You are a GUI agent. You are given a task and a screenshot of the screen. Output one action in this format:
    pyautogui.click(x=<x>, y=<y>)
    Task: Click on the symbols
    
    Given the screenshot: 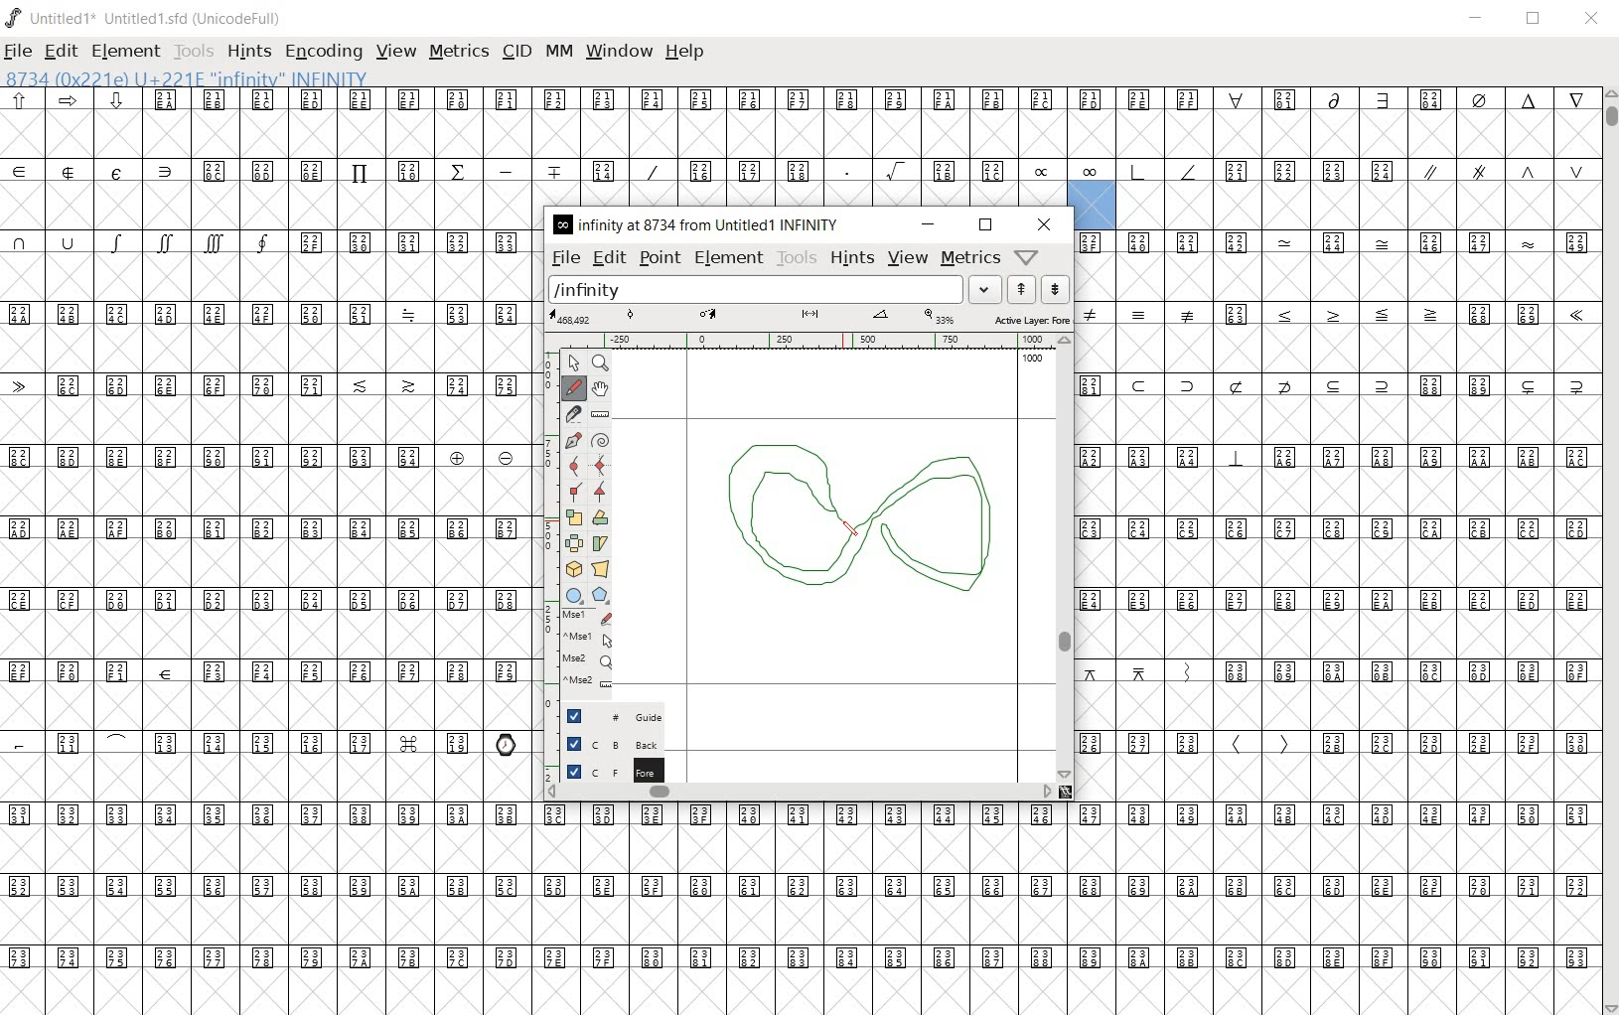 What is the action you would take?
    pyautogui.click(x=145, y=241)
    